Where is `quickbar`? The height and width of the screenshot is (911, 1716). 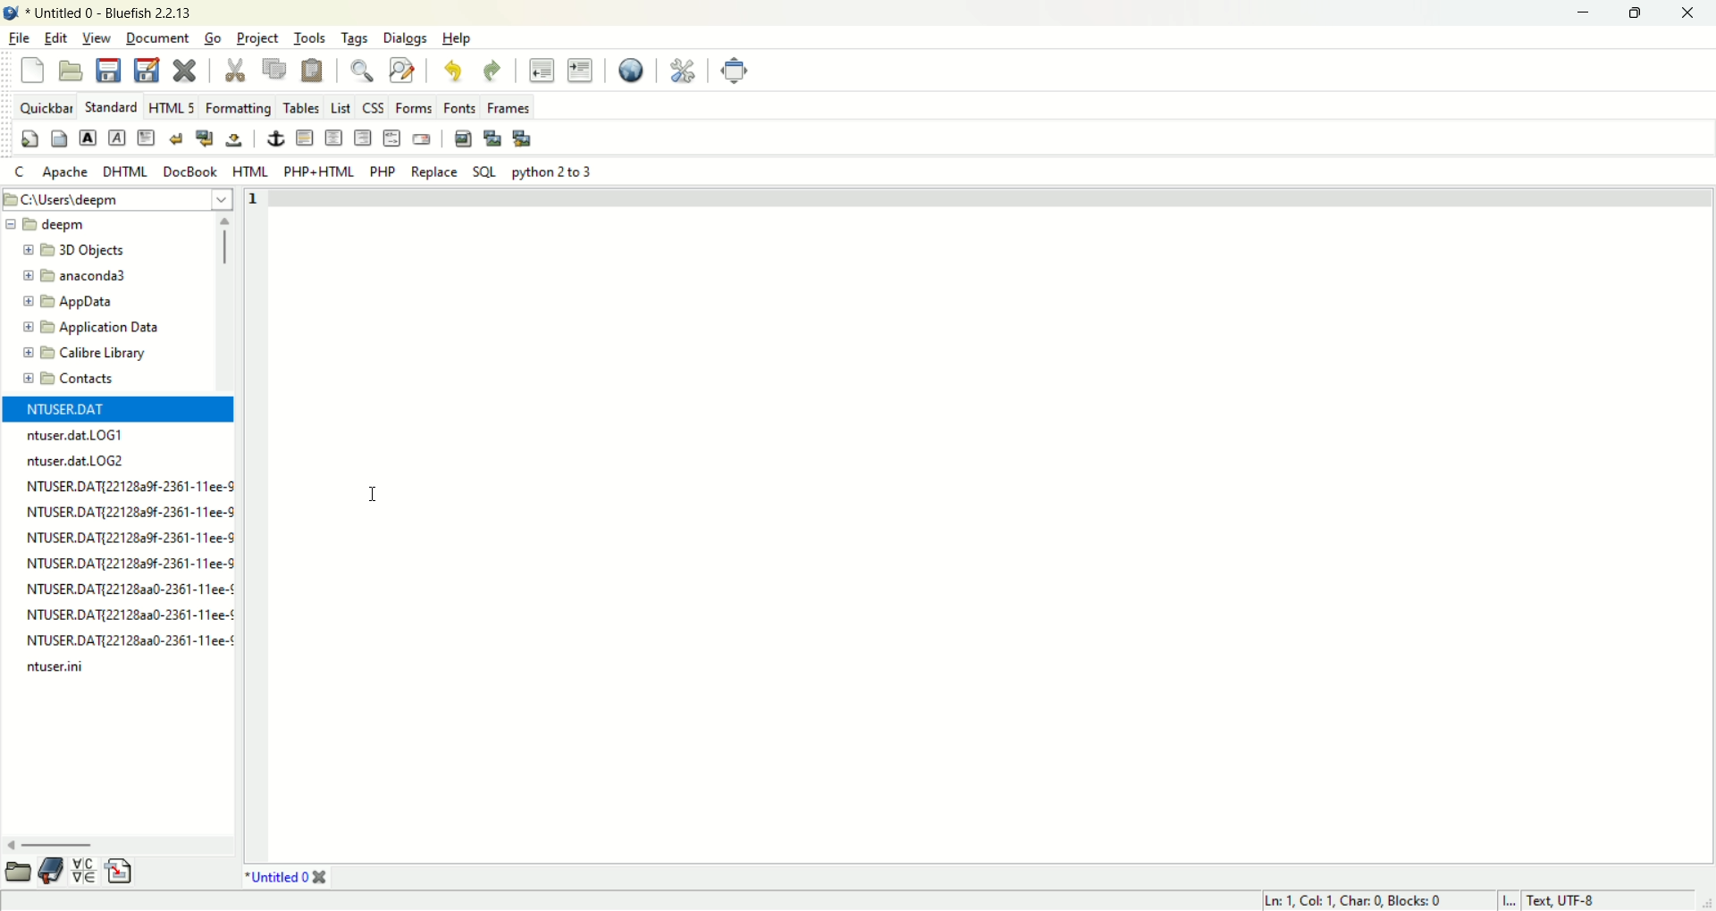
quickbar is located at coordinates (45, 106).